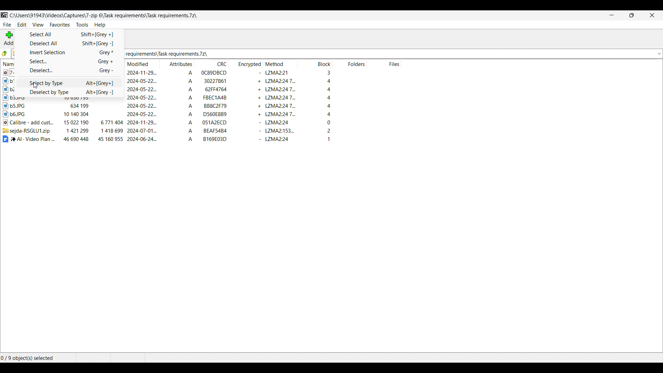 Image resolution: width=663 pixels, height=373 pixels. I want to click on Attributes column, so click(177, 64).